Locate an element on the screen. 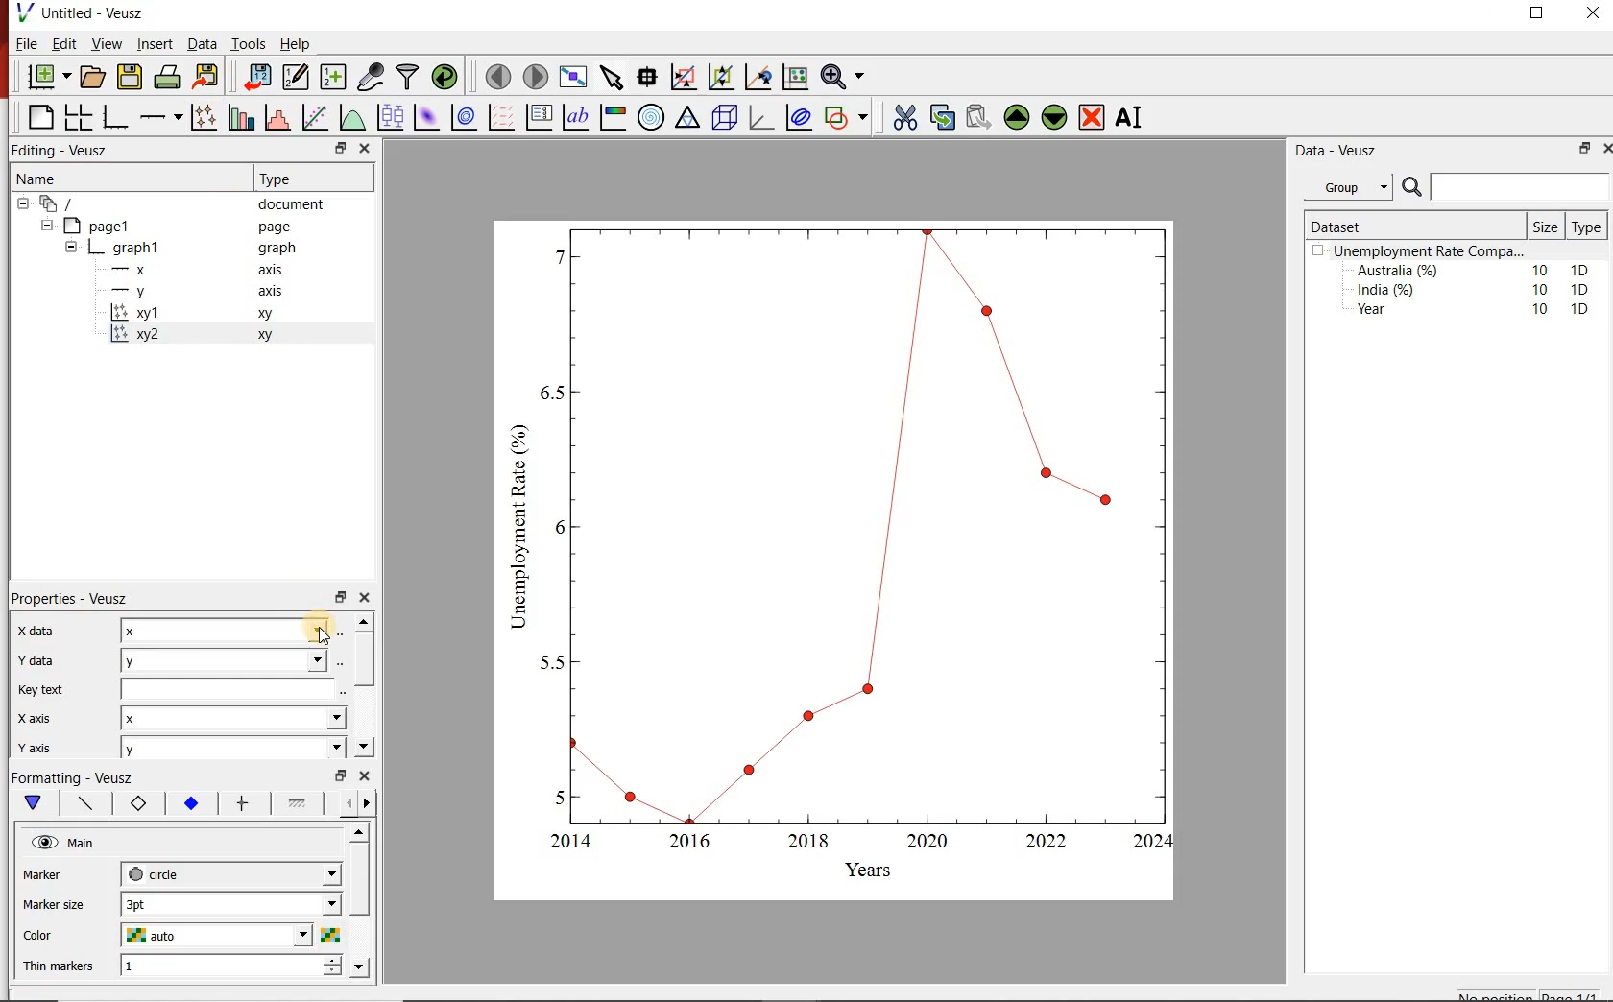 The height and width of the screenshot is (1002, 1613). Formatting - Veusz is located at coordinates (72, 775).